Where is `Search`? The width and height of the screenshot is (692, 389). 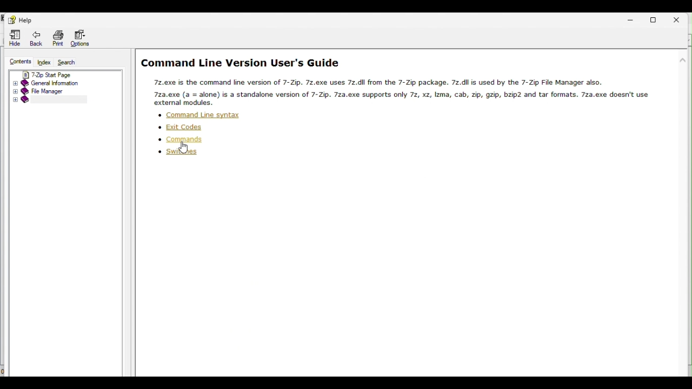
Search is located at coordinates (70, 62).